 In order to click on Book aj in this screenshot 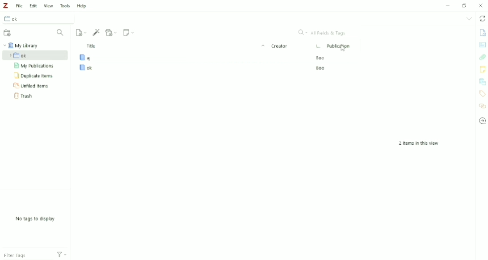, I will do `click(203, 58)`.